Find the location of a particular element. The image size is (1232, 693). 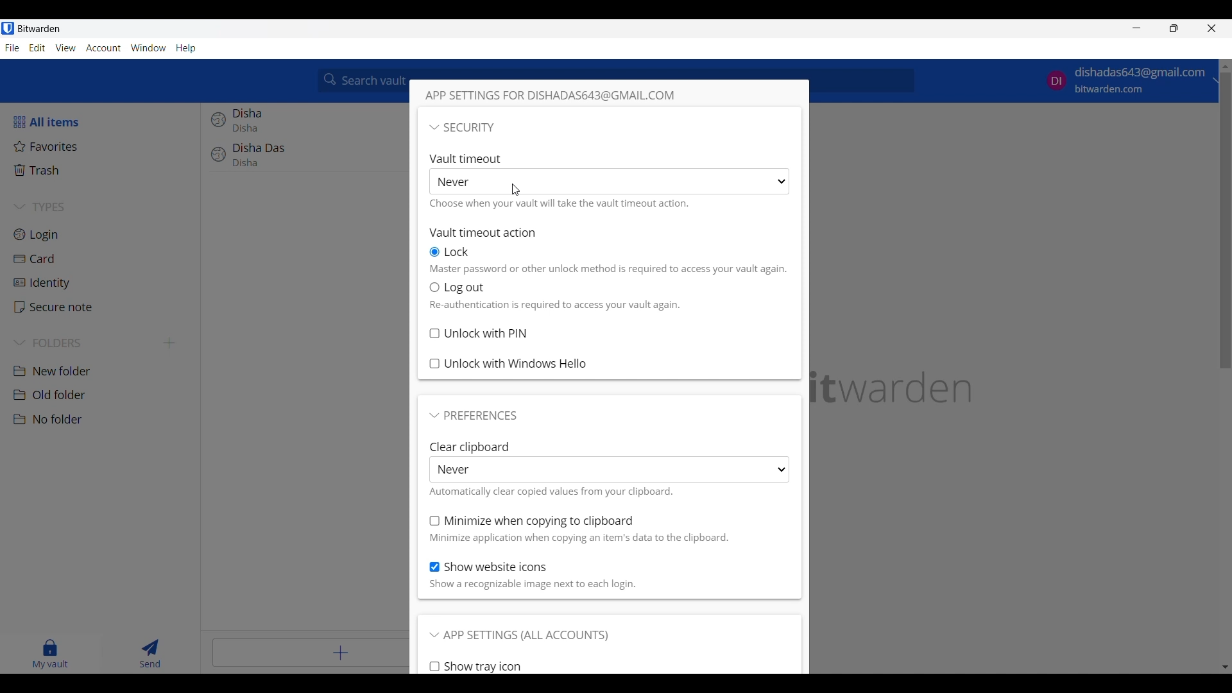

Window title is located at coordinates (565, 96).